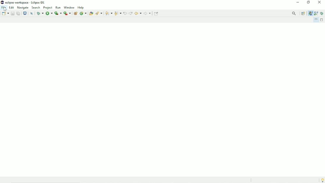 The image size is (325, 183). I want to click on Search, so click(99, 13).